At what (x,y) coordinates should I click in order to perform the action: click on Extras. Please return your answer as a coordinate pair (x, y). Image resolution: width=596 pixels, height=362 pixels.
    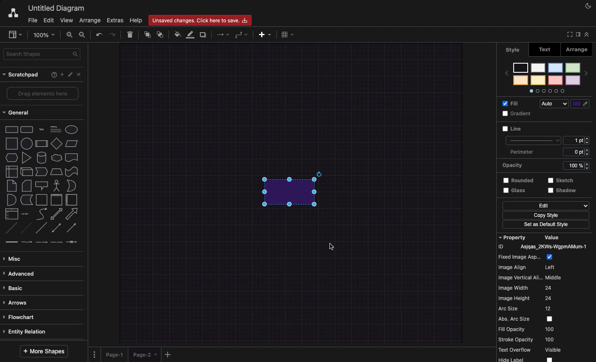
    Looking at the image, I should click on (115, 21).